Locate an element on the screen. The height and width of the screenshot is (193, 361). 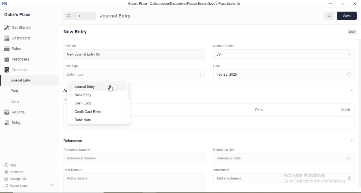
‘Shortcuts is located at coordinates (14, 172).